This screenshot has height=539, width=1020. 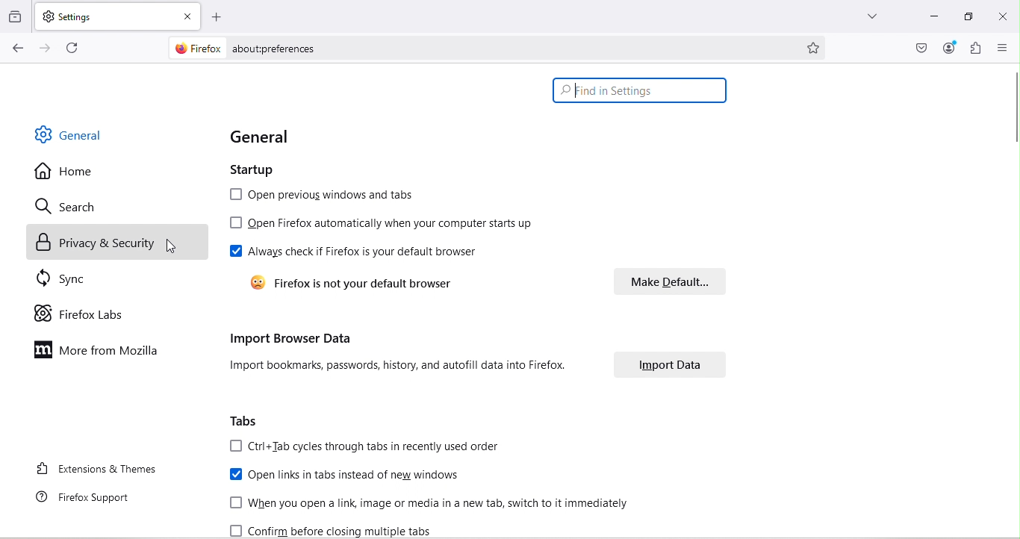 I want to click on More from Mozilla, so click(x=99, y=351).